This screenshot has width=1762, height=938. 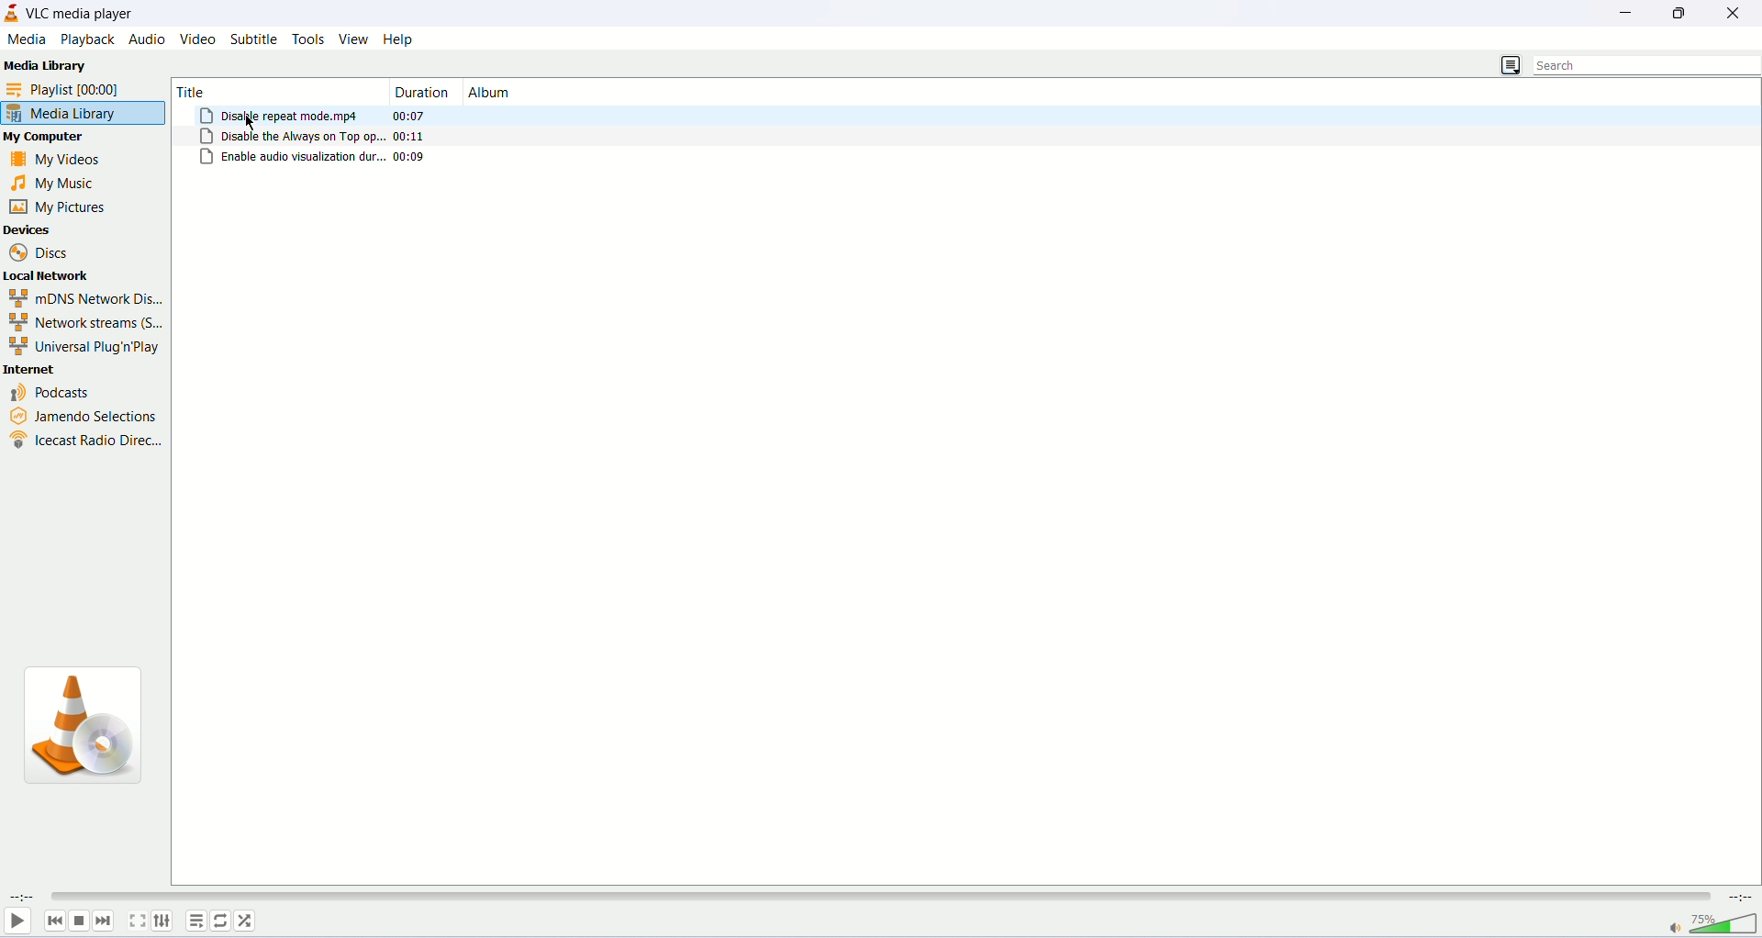 What do you see at coordinates (84, 323) in the screenshot?
I see `network streams` at bounding box center [84, 323].